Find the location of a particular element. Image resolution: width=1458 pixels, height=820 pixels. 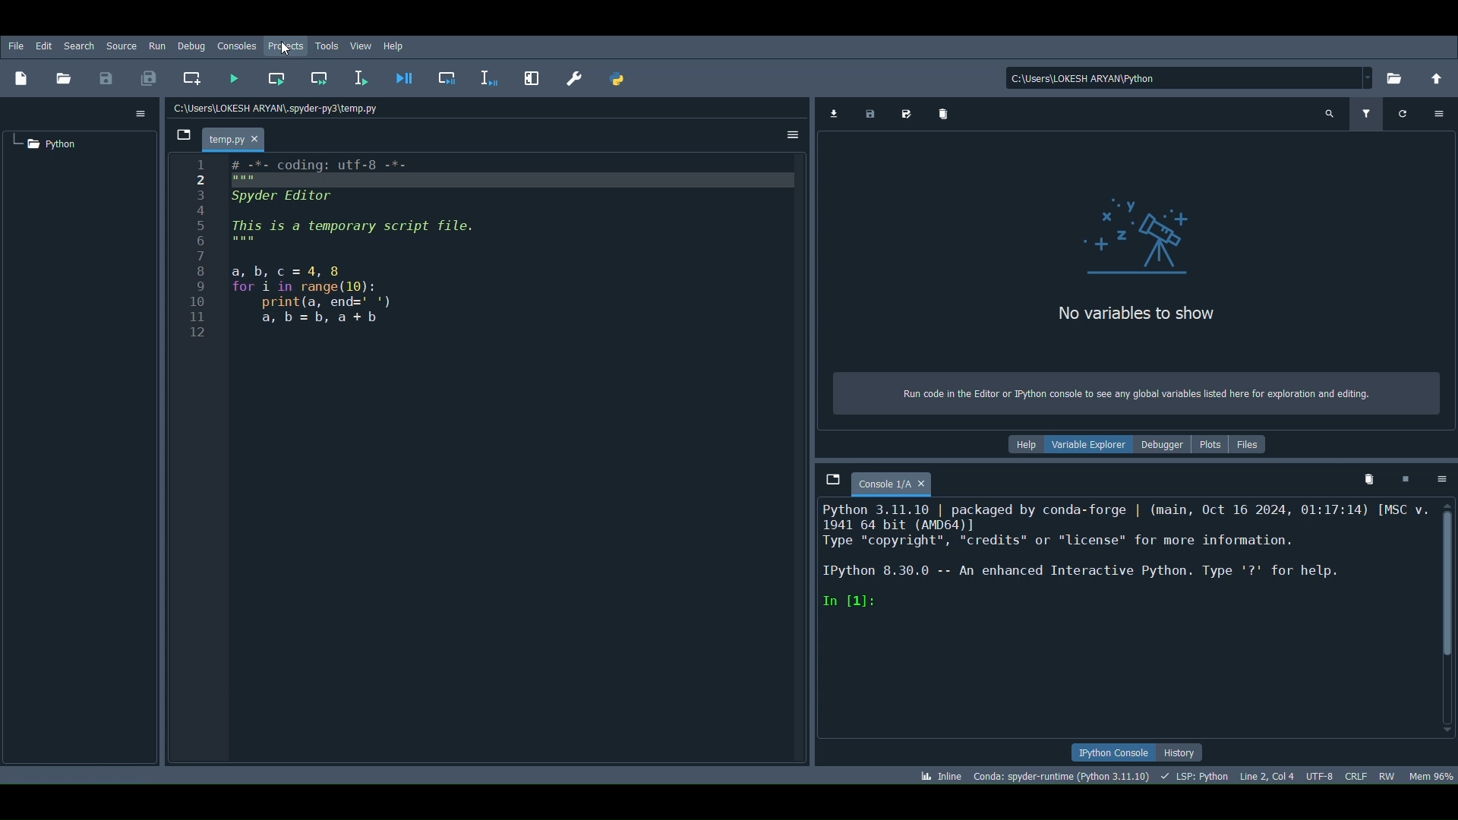

Run code in the Editor or IPython console to see any global variables listed here for exploration and editing. is located at coordinates (1125, 393).